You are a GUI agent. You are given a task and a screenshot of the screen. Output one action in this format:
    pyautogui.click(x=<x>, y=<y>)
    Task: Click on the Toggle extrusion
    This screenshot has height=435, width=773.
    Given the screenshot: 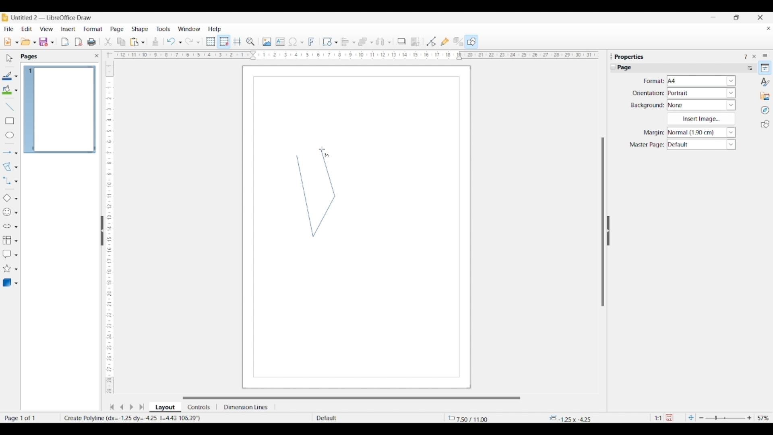 What is the action you would take?
    pyautogui.click(x=458, y=42)
    